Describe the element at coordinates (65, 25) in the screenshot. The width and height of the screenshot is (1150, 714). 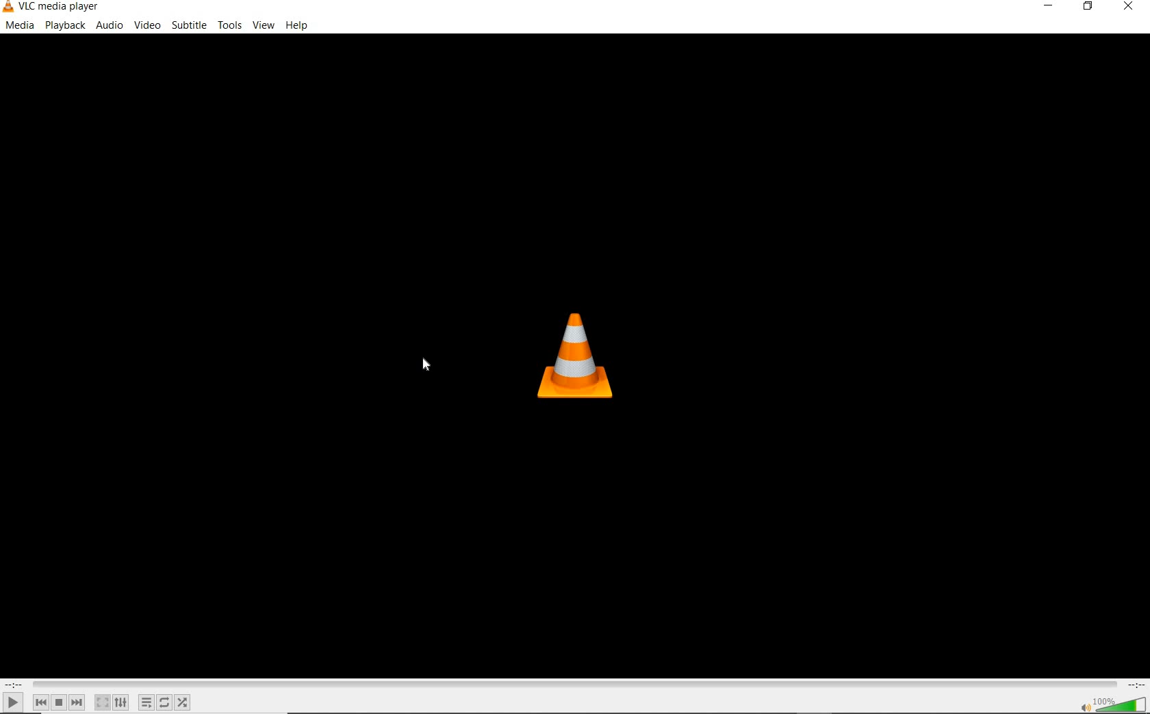
I see `playback` at that location.